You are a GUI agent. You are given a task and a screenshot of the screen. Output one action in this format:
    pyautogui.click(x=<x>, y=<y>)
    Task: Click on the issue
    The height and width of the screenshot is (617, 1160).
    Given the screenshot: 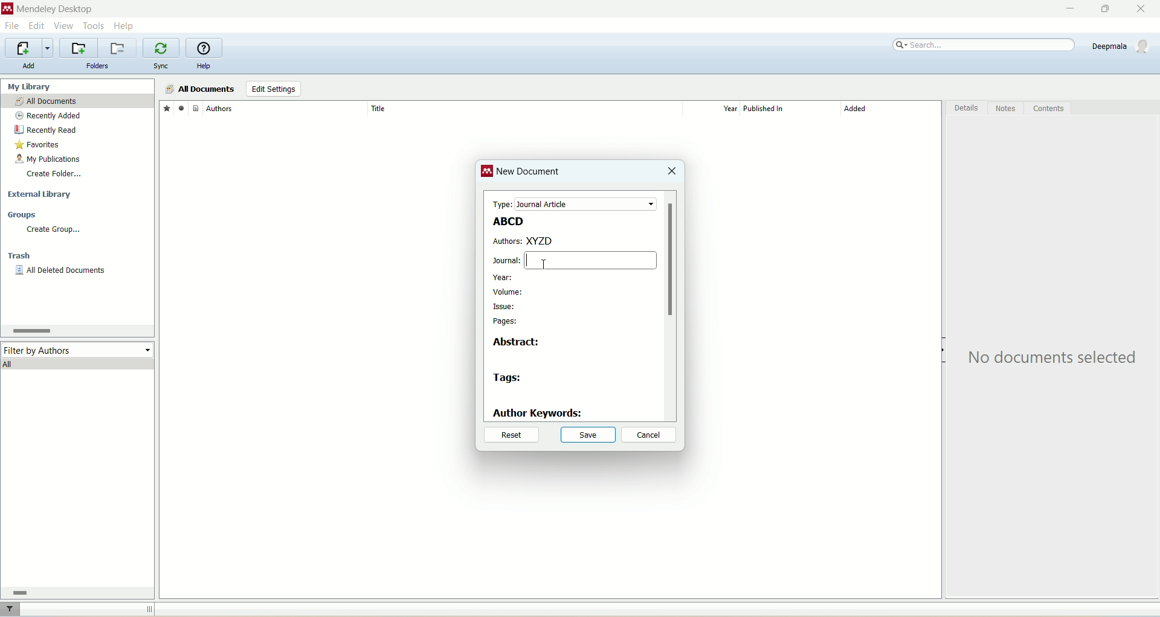 What is the action you would take?
    pyautogui.click(x=504, y=308)
    